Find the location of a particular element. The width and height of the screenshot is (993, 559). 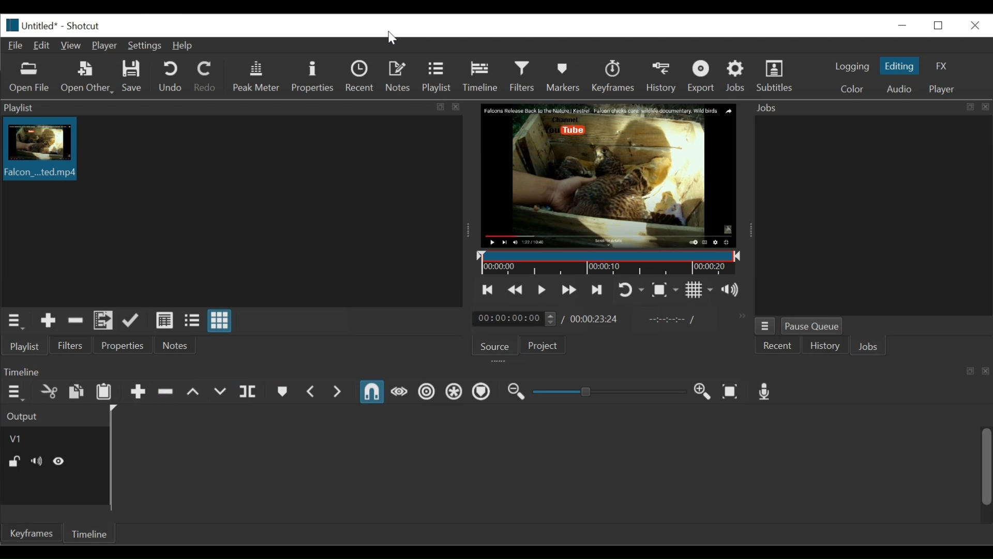

Playlist menu is located at coordinates (228, 108).